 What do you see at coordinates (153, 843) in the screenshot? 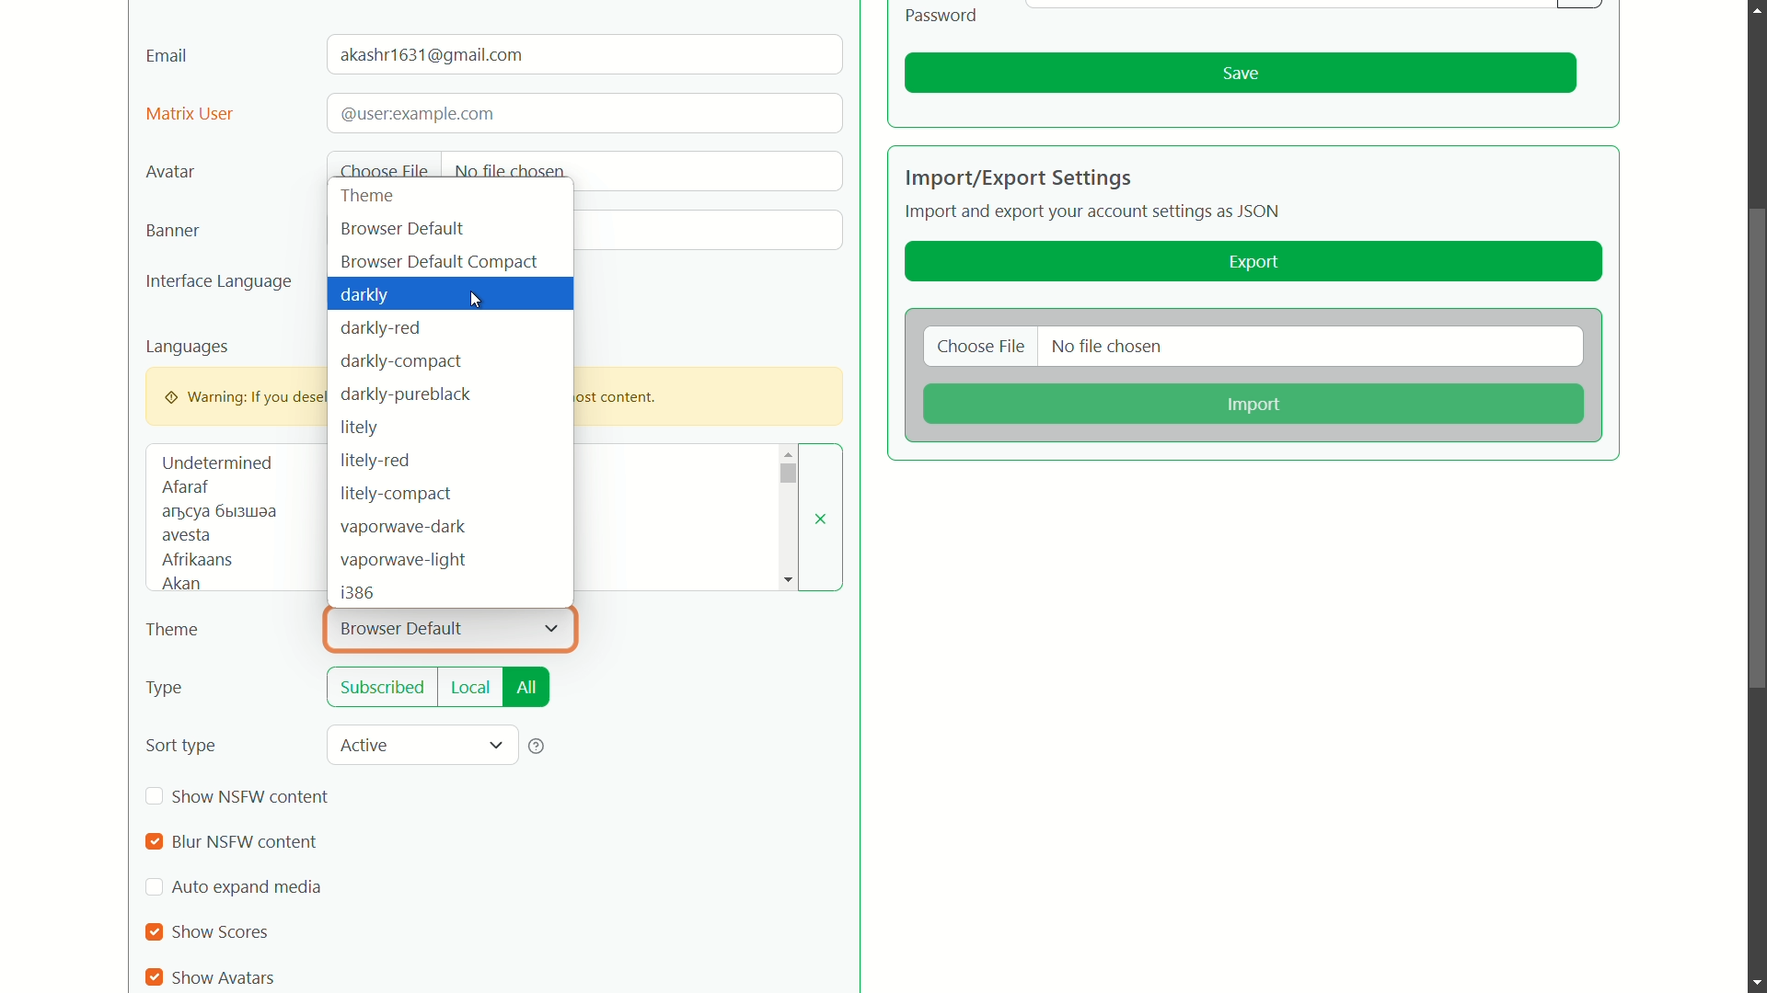
I see `checkbox` at bounding box center [153, 843].